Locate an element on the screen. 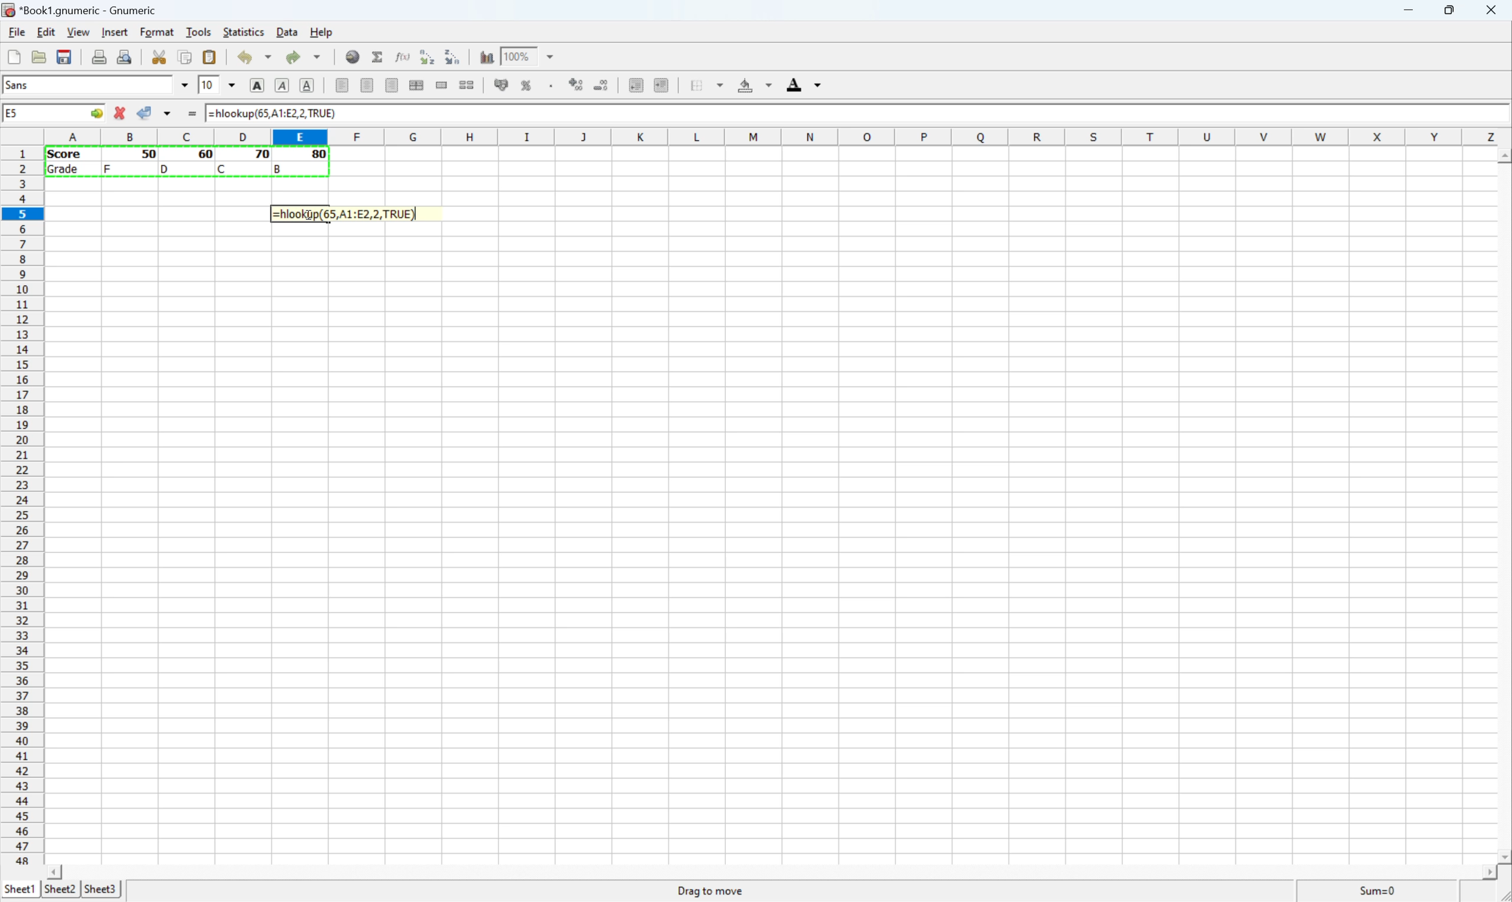 The image size is (1512, 902). Scroll Right is located at coordinates (1484, 872).